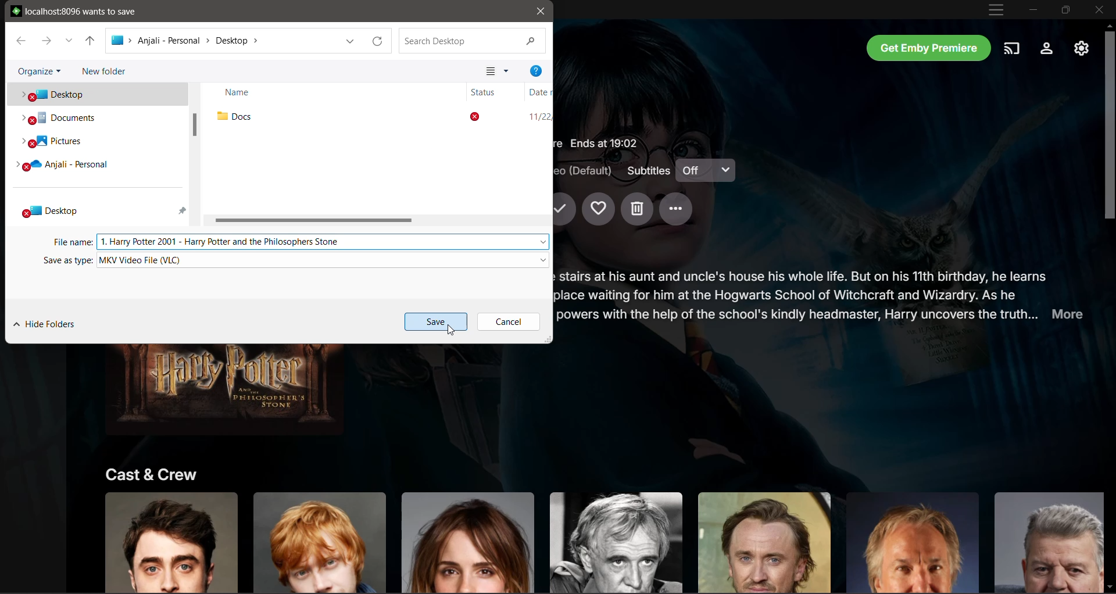 This screenshot has height=594, width=1116. What do you see at coordinates (1045, 542) in the screenshot?
I see `Click to know more about actor` at bounding box center [1045, 542].